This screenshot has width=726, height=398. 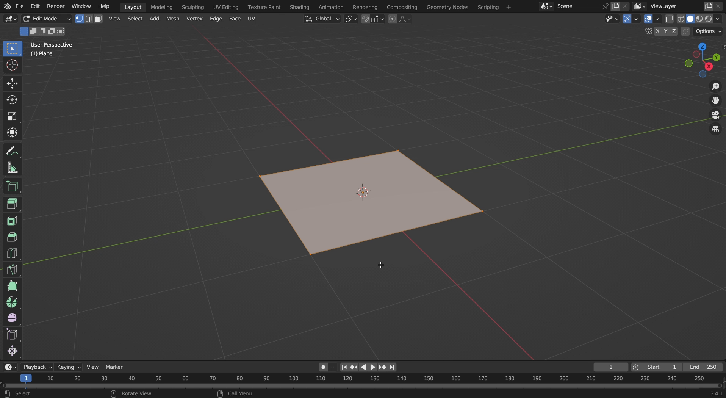 I want to click on Vertex, so click(x=194, y=19).